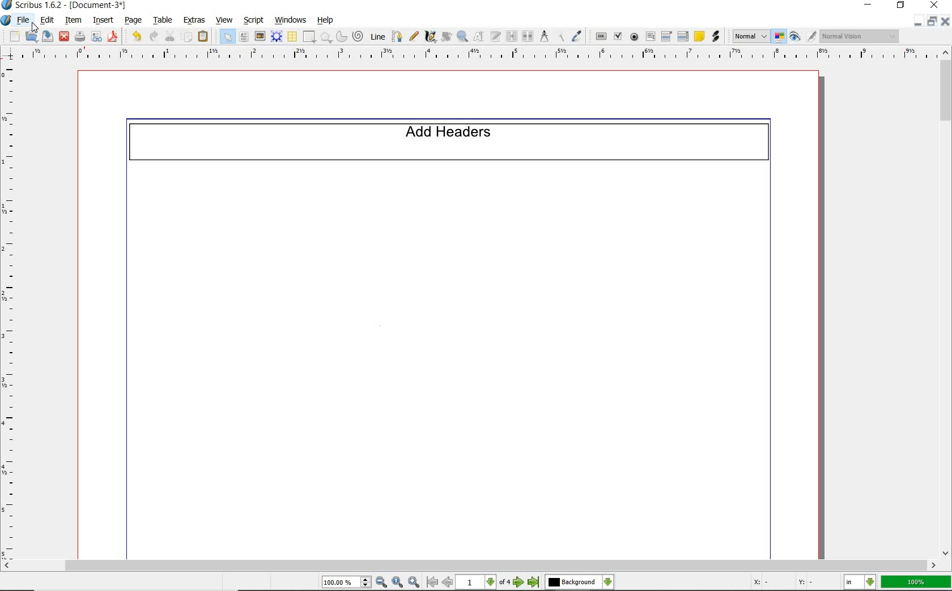  I want to click on edit contents of frame, so click(479, 36).